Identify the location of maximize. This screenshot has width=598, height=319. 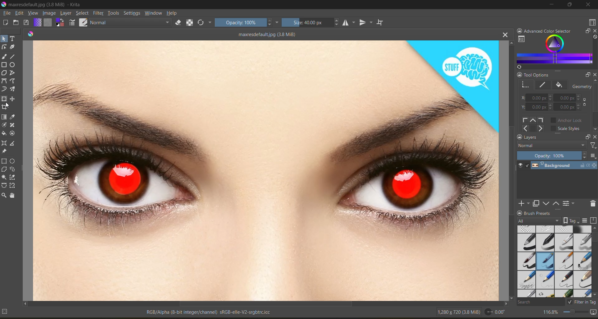
(571, 5).